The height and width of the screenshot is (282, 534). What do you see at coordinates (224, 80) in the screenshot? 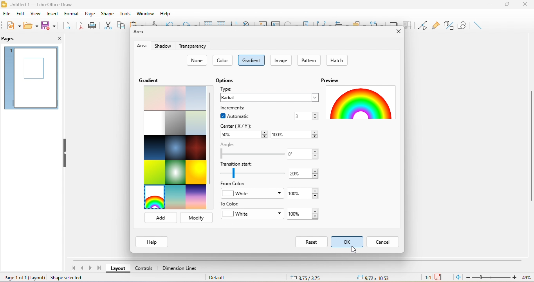
I see `options` at bounding box center [224, 80].